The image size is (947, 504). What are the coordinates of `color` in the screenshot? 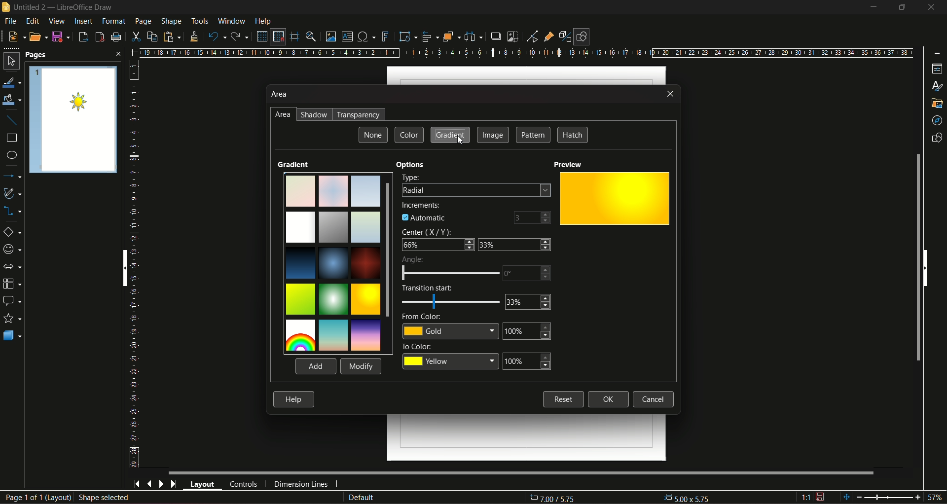 It's located at (410, 135).